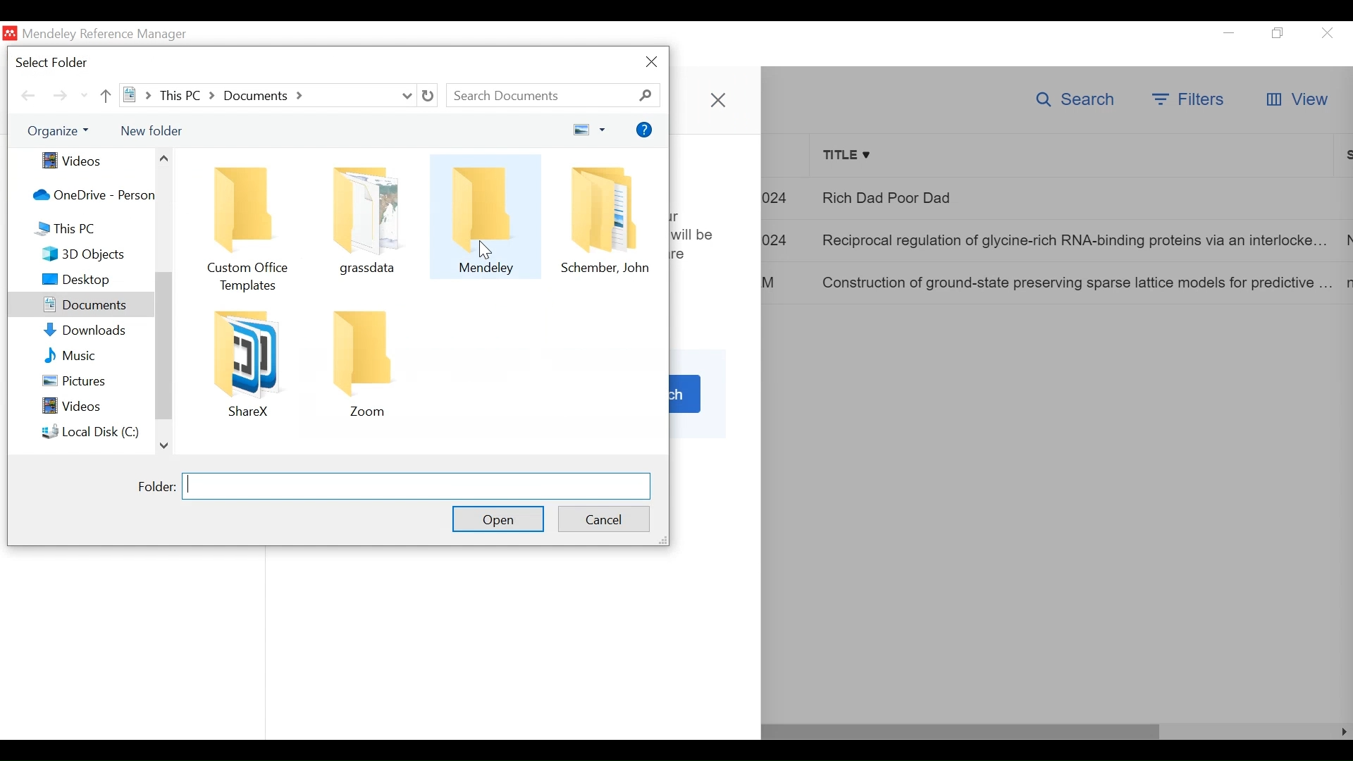 Image resolution: width=1353 pixels, height=761 pixels. Describe the element at coordinates (92, 161) in the screenshot. I see `Videos` at that location.